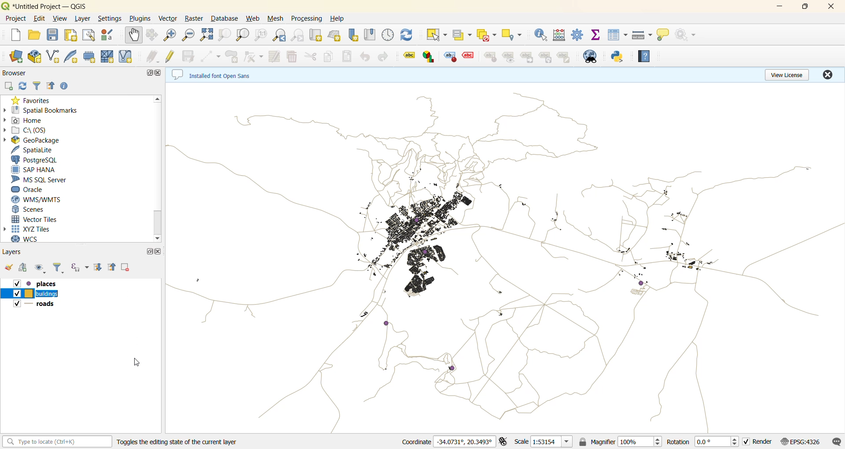 This screenshot has height=449, width=845. What do you see at coordinates (112, 267) in the screenshot?
I see `collapse all` at bounding box center [112, 267].